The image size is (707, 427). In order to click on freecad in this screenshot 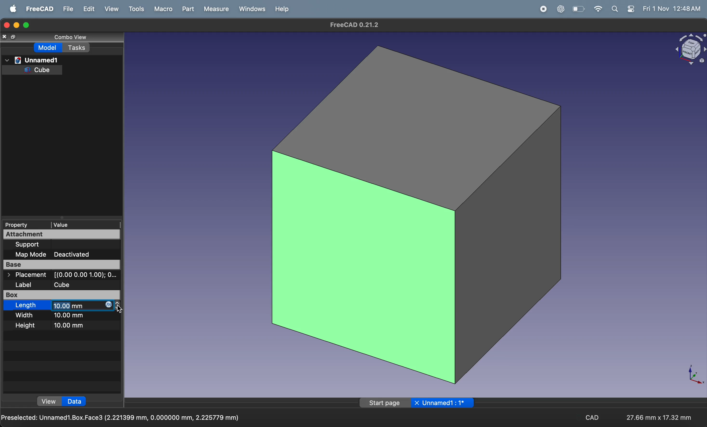, I will do `click(38, 9)`.